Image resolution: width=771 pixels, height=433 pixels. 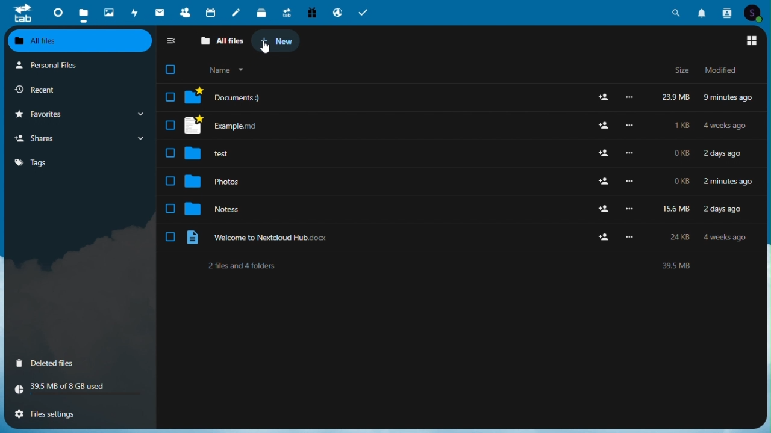 What do you see at coordinates (171, 41) in the screenshot?
I see `Collapse sidebar` at bounding box center [171, 41].